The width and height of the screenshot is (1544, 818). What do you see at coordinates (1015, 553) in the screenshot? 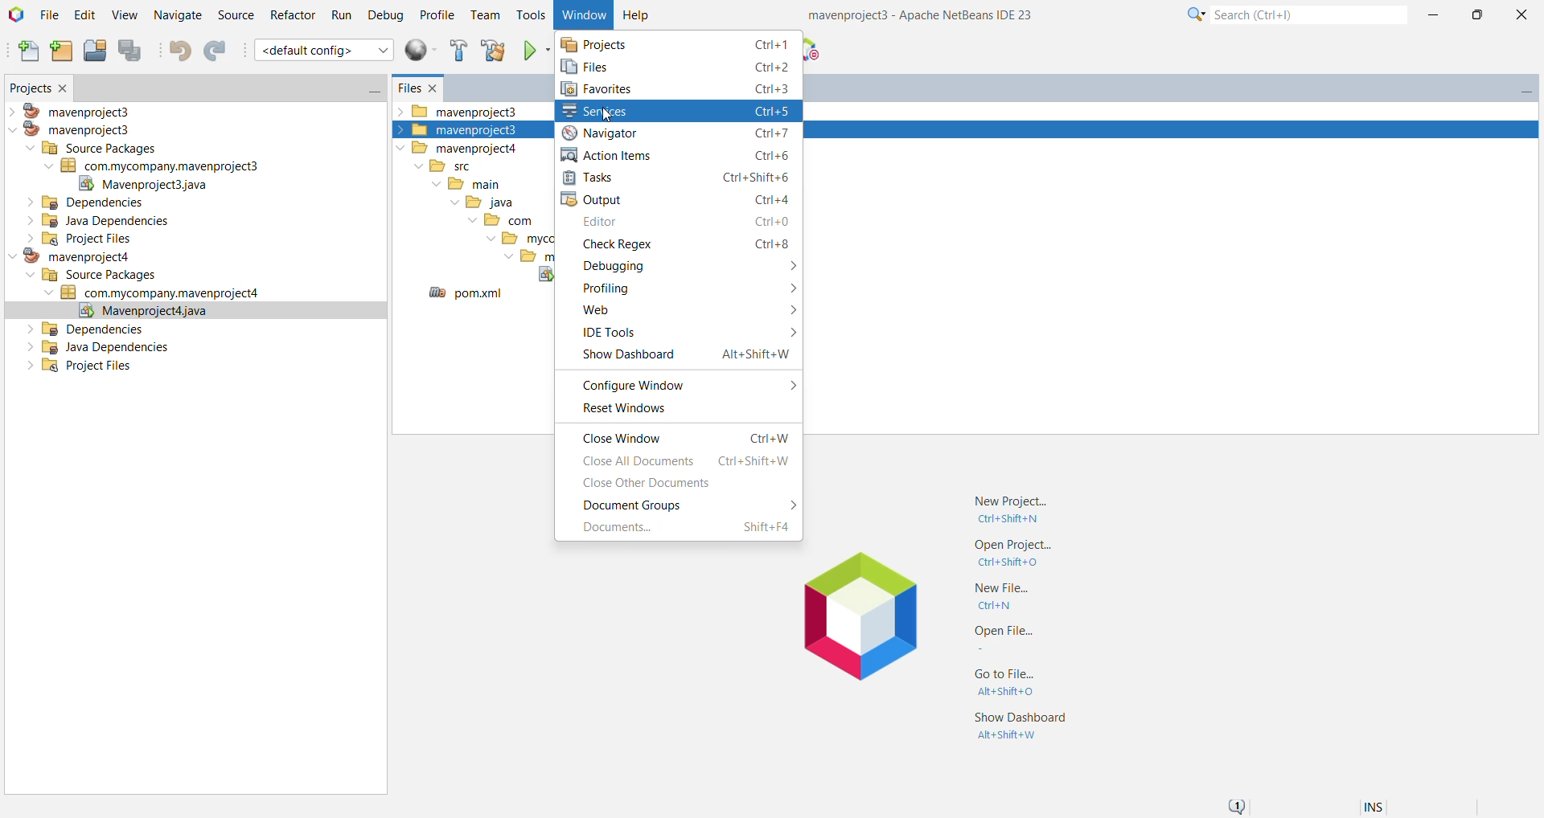
I see `Open Project` at bounding box center [1015, 553].